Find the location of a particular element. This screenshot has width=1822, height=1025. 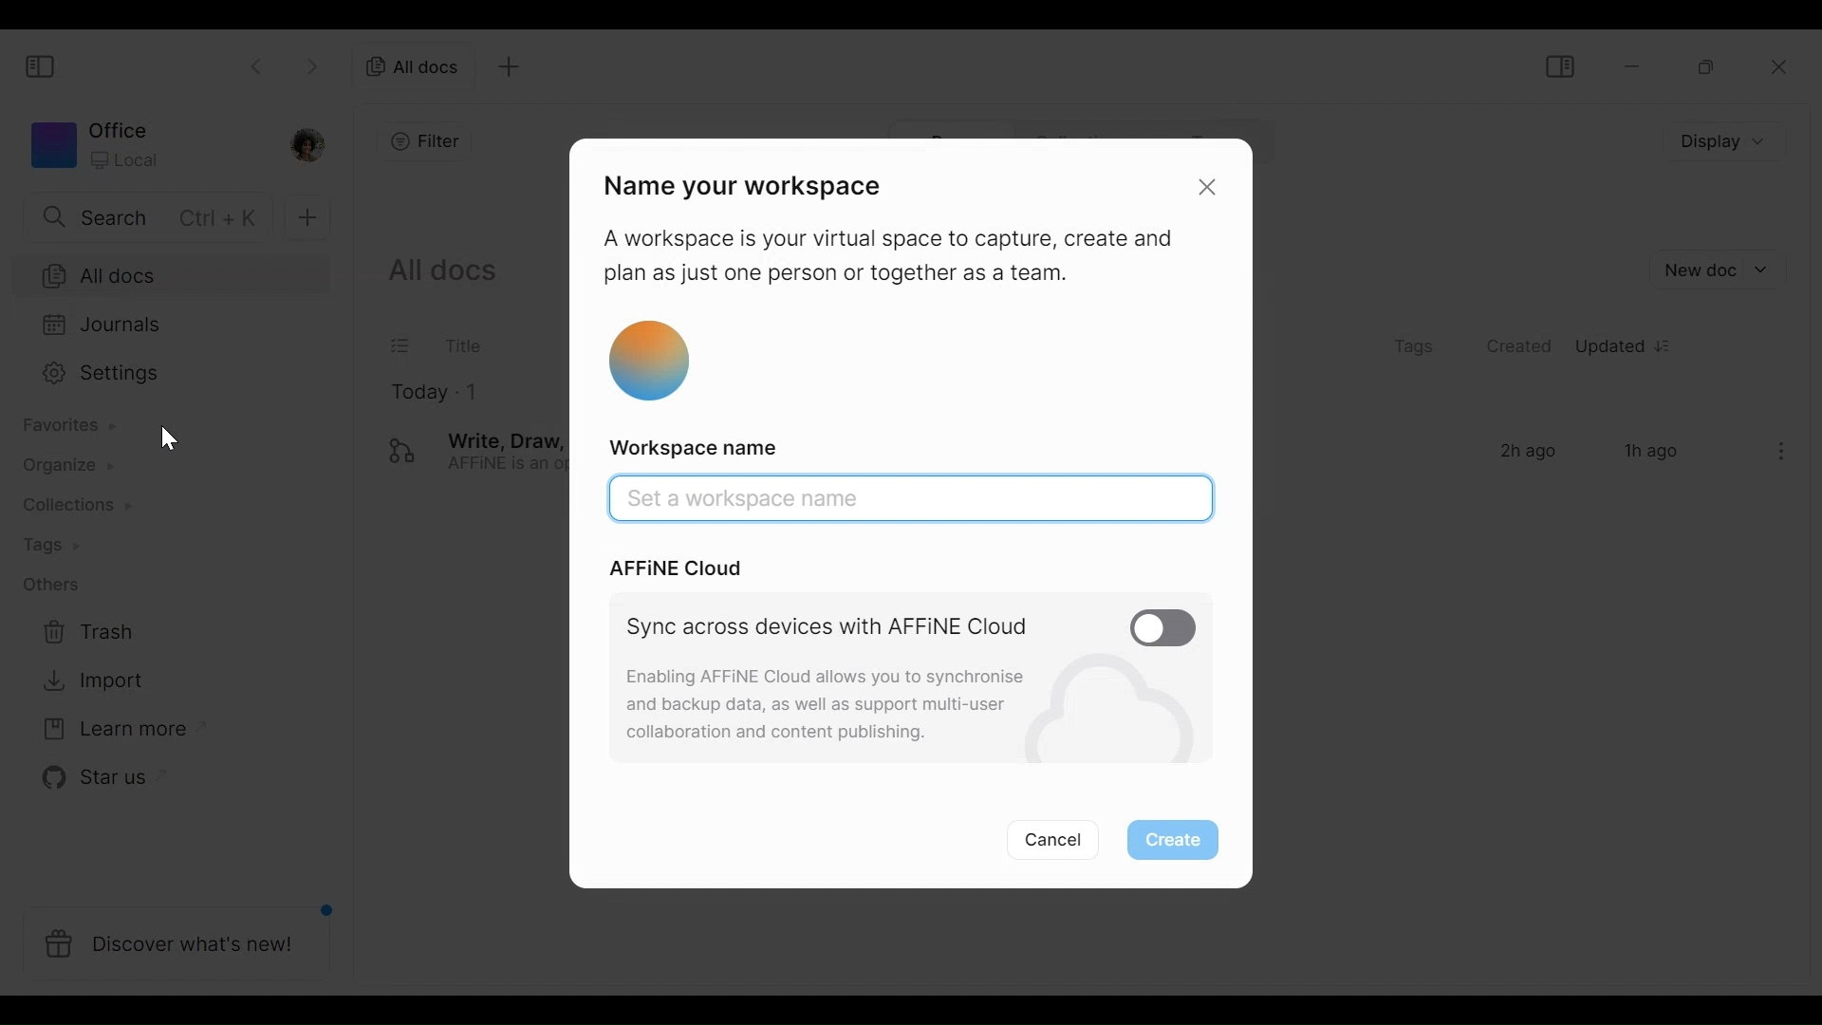

Display is located at coordinates (1723, 144).